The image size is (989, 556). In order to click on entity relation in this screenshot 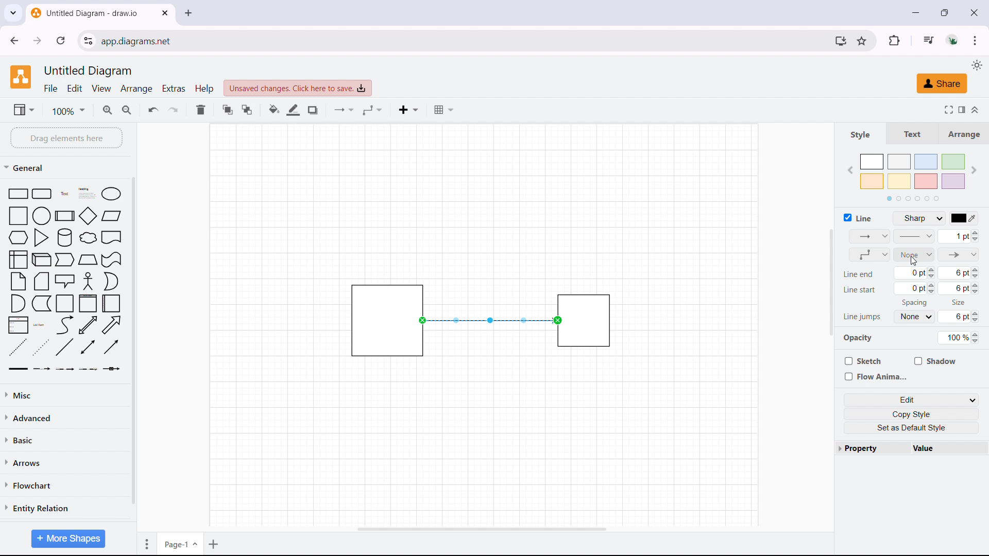, I will do `click(64, 508)`.